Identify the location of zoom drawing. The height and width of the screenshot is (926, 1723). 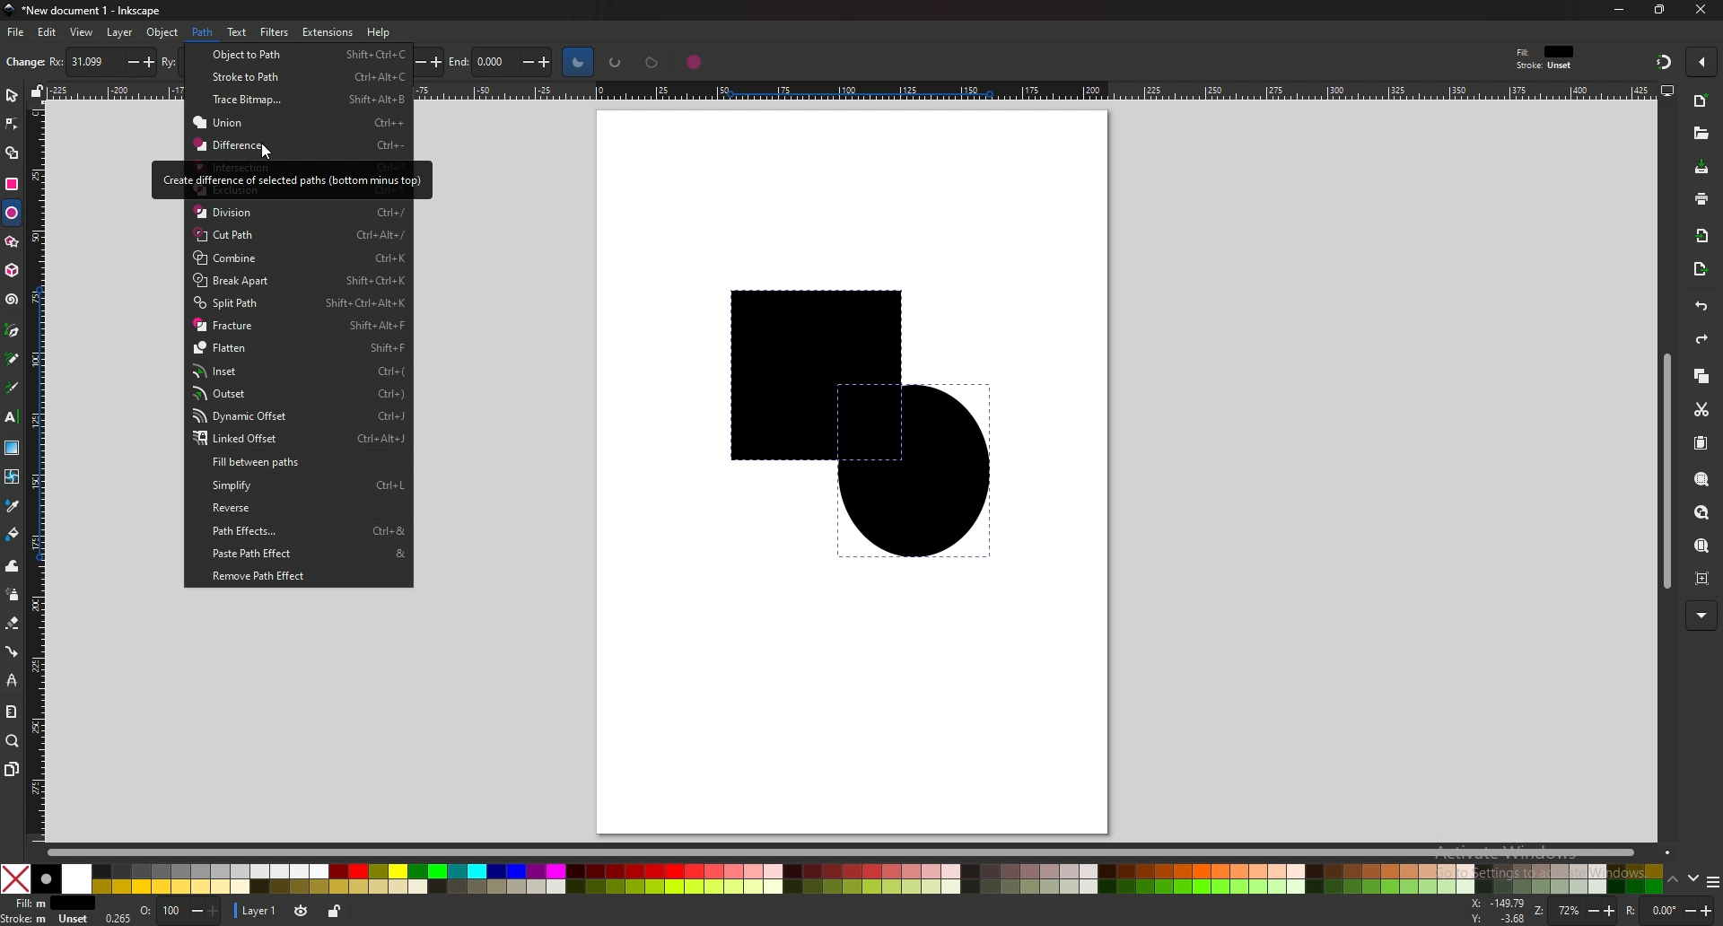
(1703, 511).